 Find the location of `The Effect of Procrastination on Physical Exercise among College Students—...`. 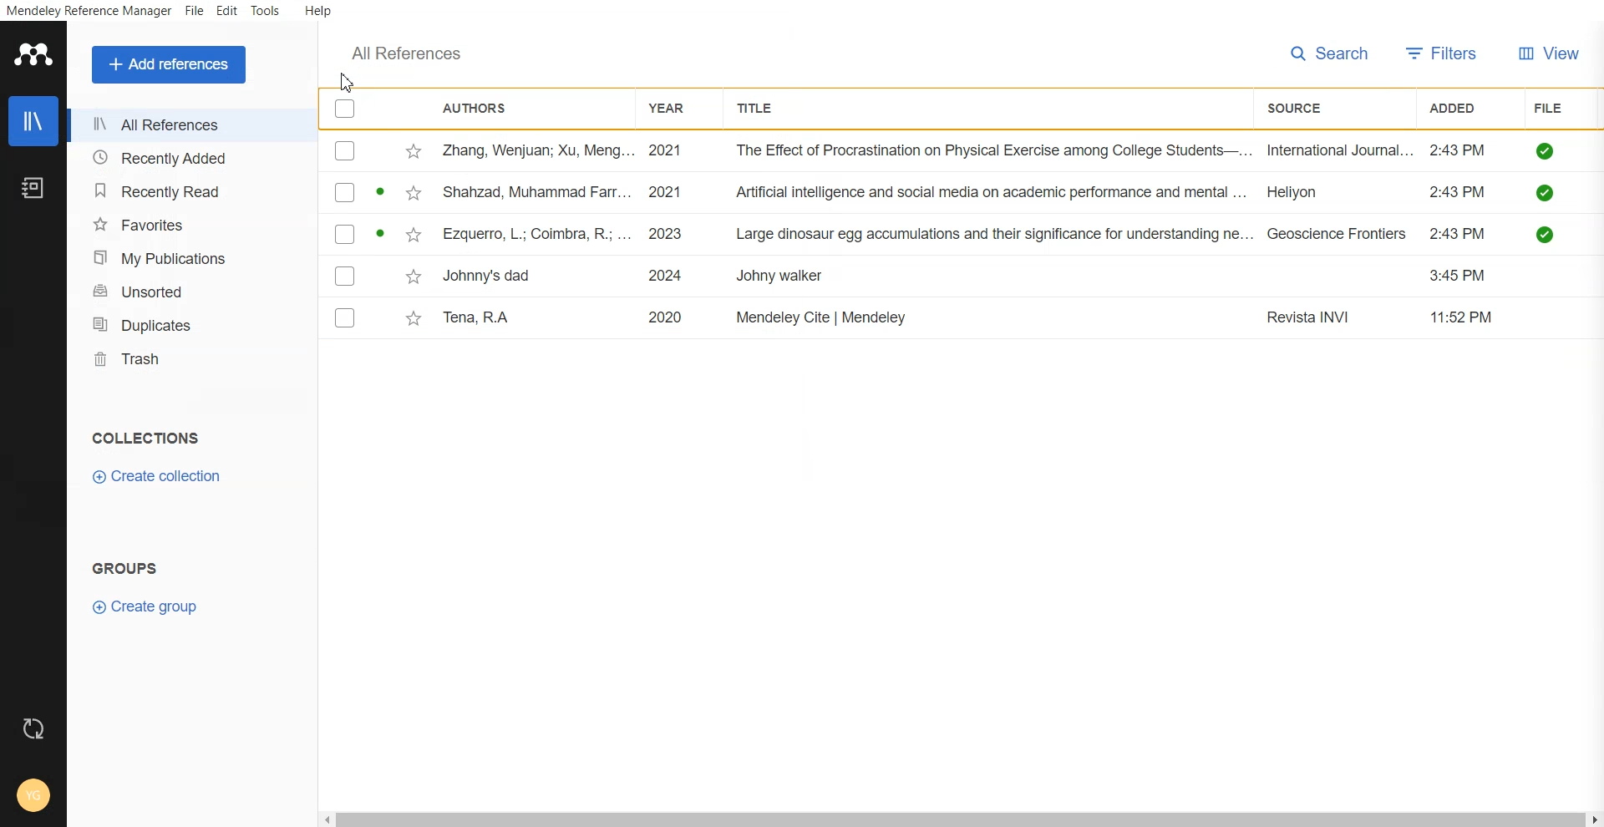

The Effect of Procrastination on Physical Exercise among College Students—... is located at coordinates (994, 151).